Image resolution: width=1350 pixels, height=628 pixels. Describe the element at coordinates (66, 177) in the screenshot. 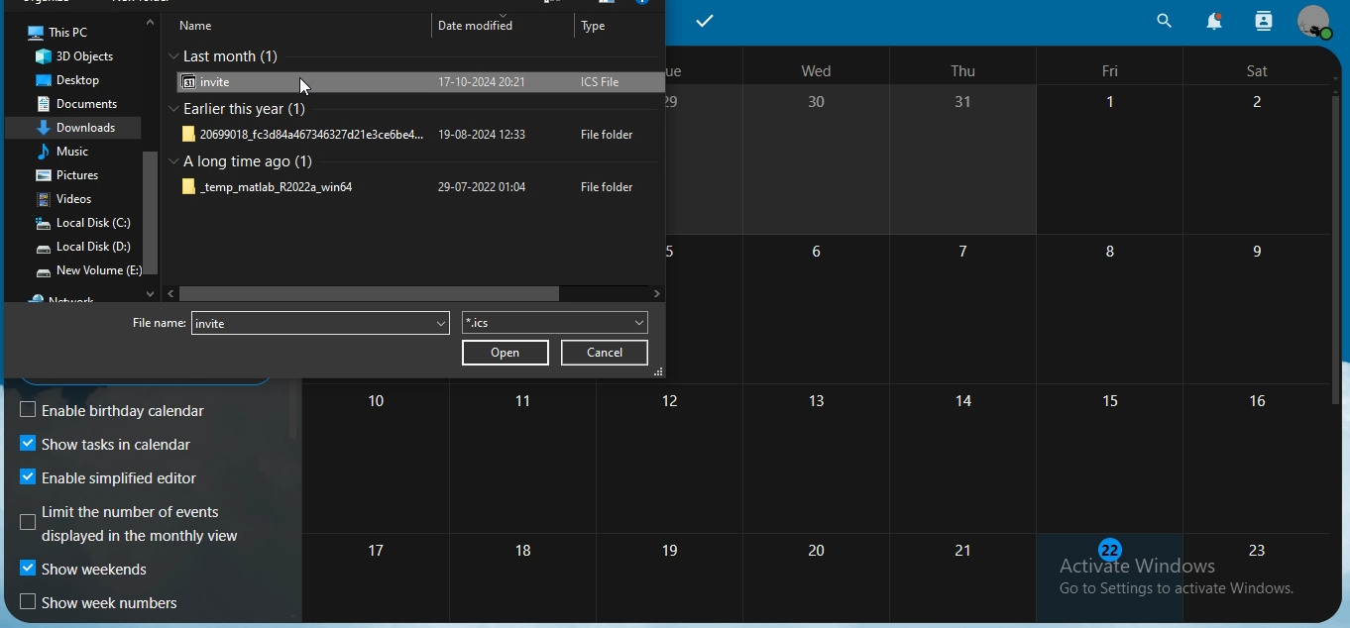

I see `pictures` at that location.